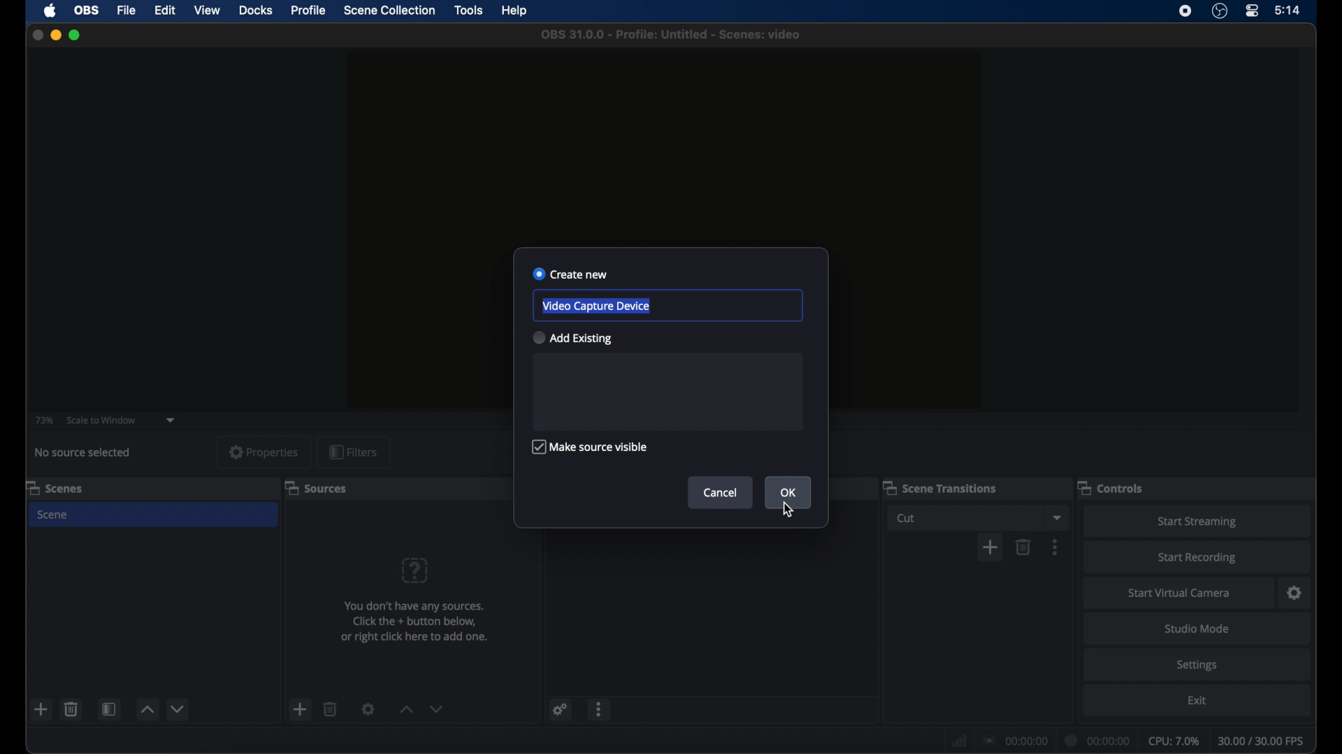  Describe the element at coordinates (83, 452) in the screenshot. I see `no source selected` at that location.